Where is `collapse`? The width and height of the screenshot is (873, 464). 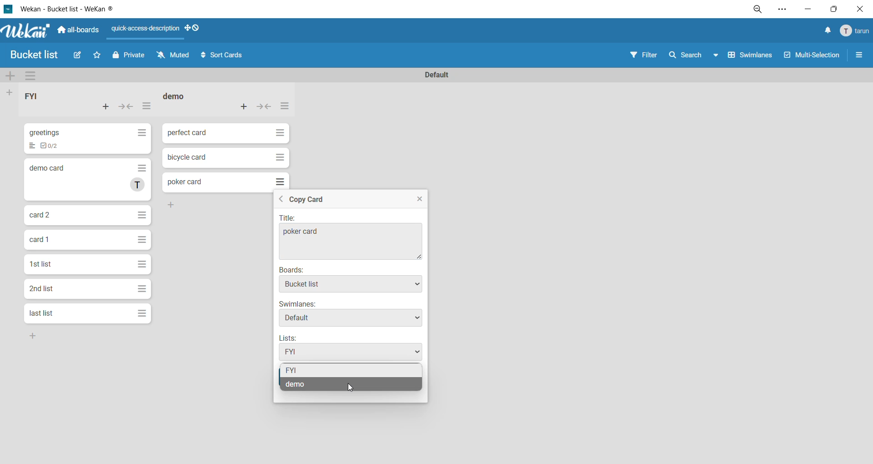 collapse is located at coordinates (128, 107).